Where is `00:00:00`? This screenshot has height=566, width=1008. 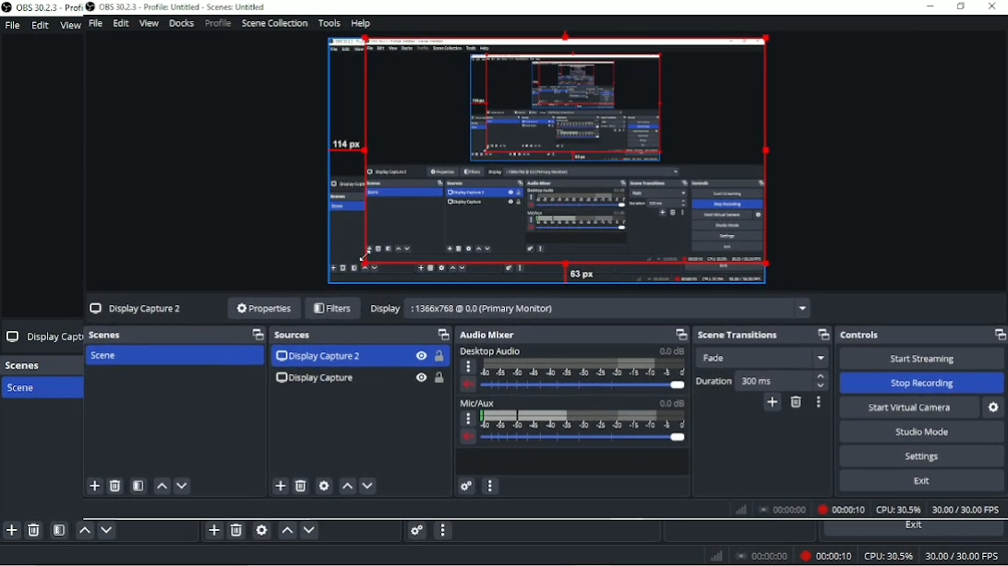 00:00:00 is located at coordinates (762, 556).